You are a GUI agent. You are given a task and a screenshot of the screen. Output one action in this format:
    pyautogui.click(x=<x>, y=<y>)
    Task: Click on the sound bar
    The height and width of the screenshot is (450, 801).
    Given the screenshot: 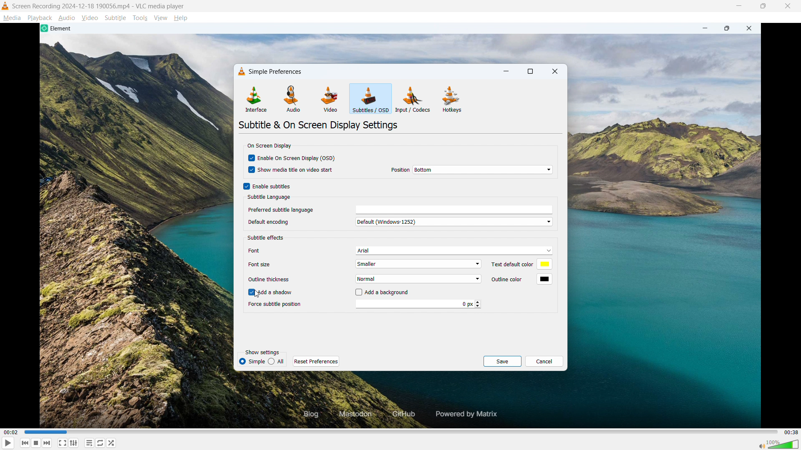 What is the action you would take?
    pyautogui.click(x=778, y=444)
    